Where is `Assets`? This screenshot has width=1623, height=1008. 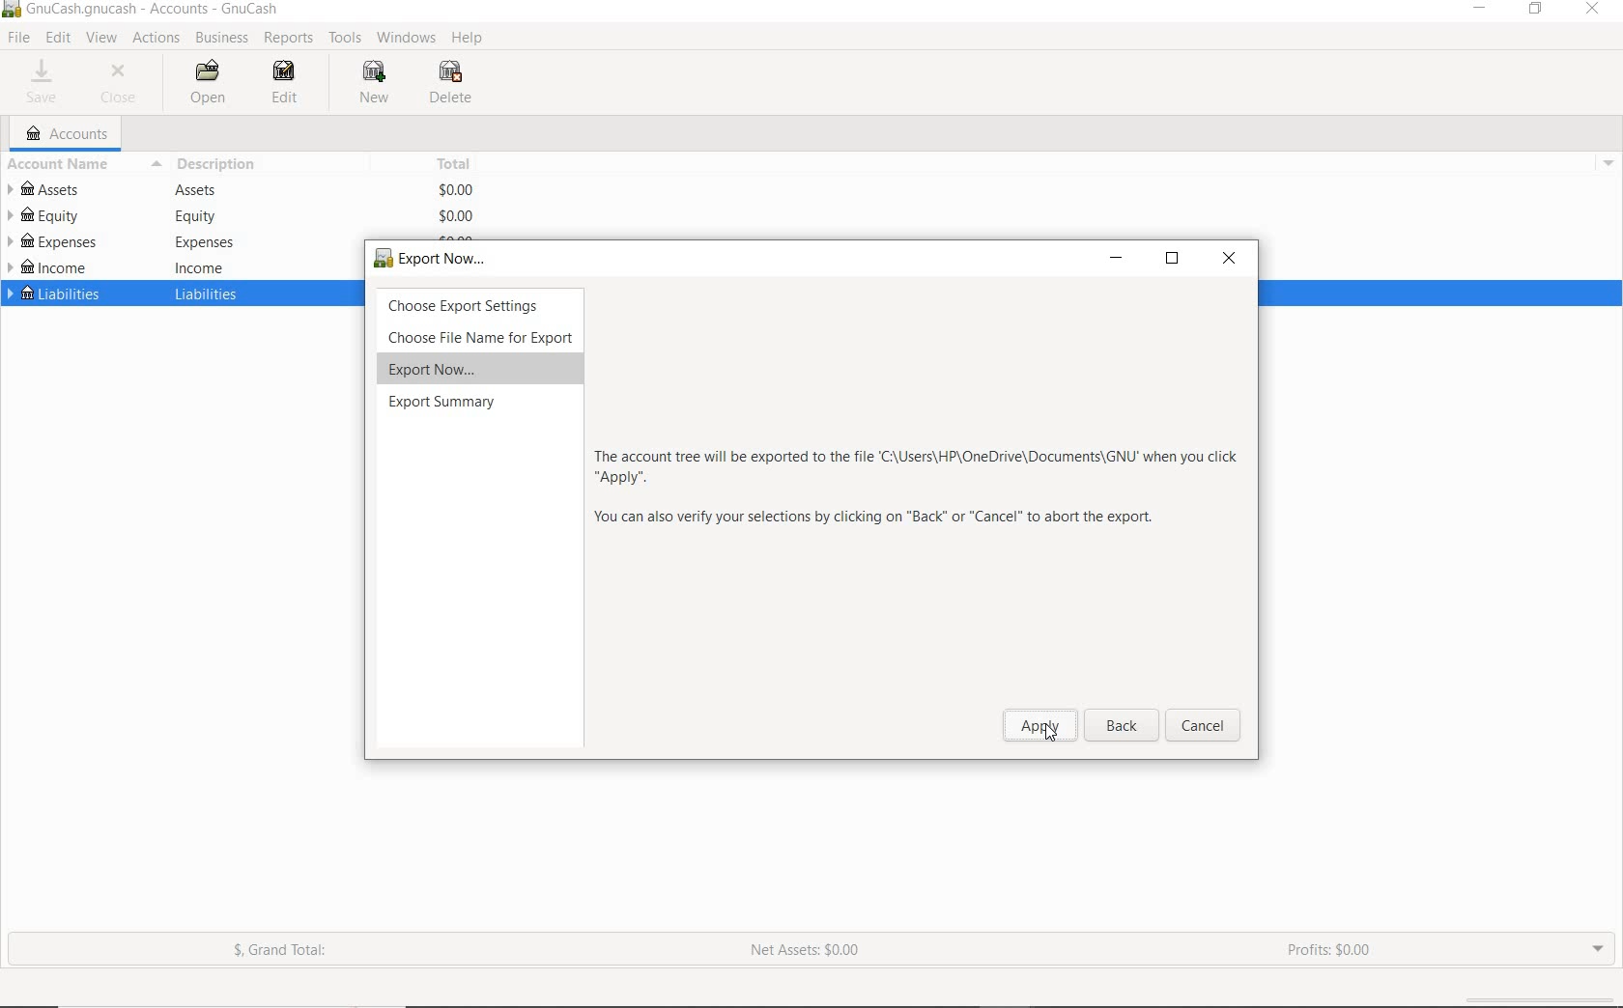
Assets is located at coordinates (198, 189).